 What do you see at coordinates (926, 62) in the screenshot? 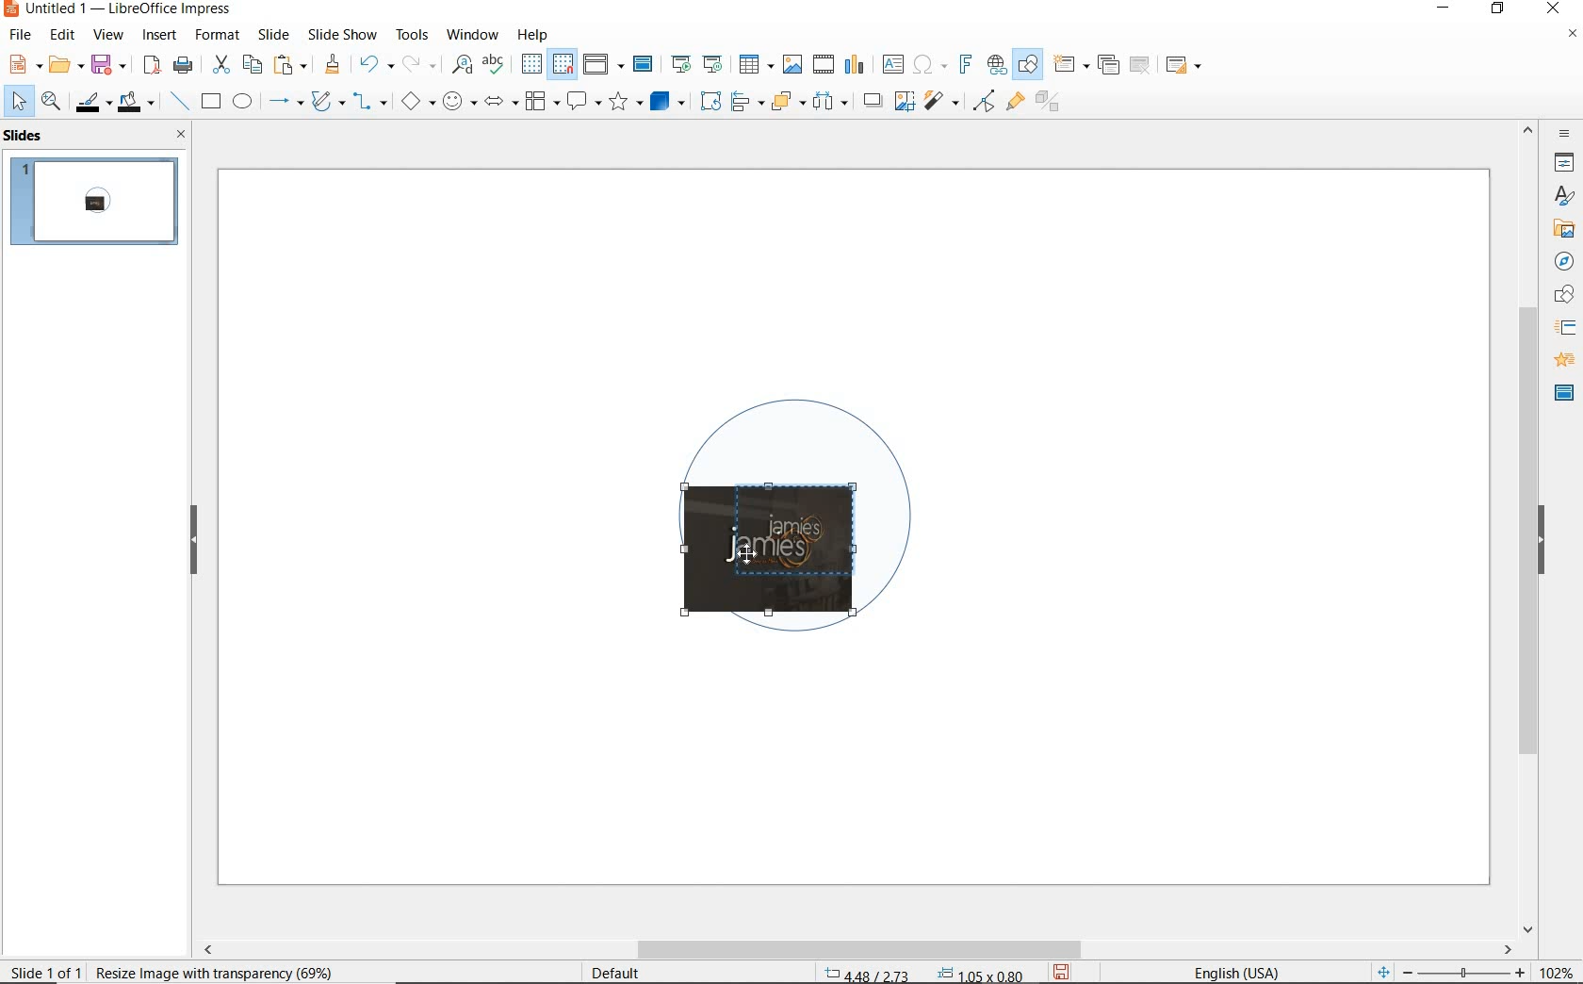
I see `insert special characters` at bounding box center [926, 62].